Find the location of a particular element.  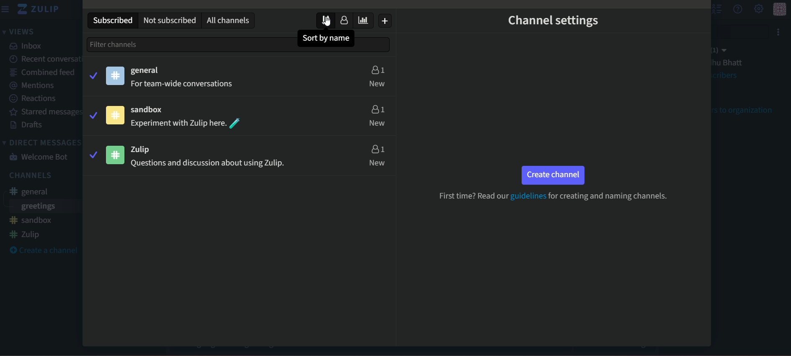

cursor is located at coordinates (324, 22).